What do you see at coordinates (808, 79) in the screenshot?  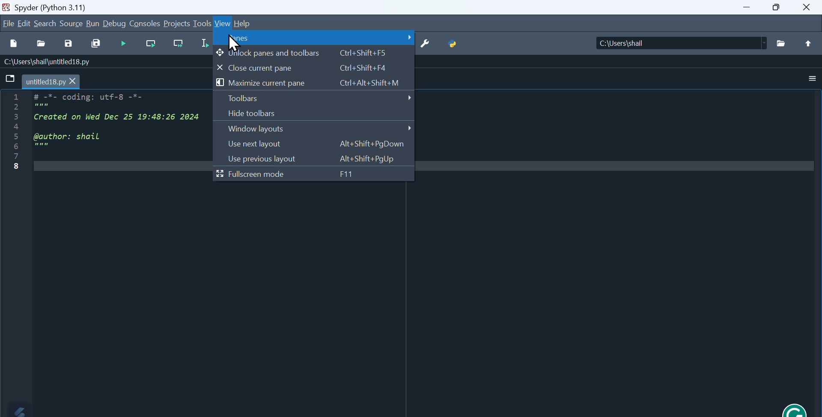 I see `More options` at bounding box center [808, 79].